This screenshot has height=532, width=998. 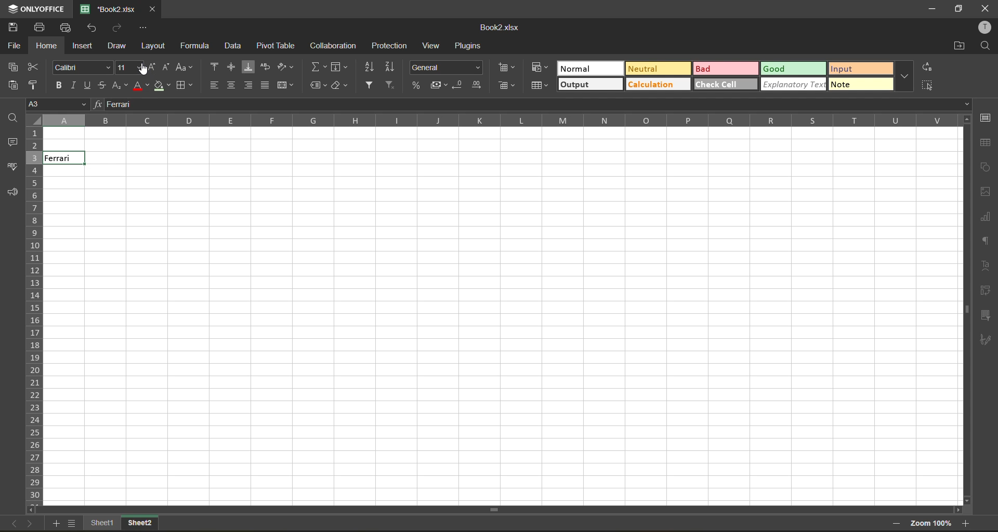 I want to click on formula bar, so click(x=534, y=104).